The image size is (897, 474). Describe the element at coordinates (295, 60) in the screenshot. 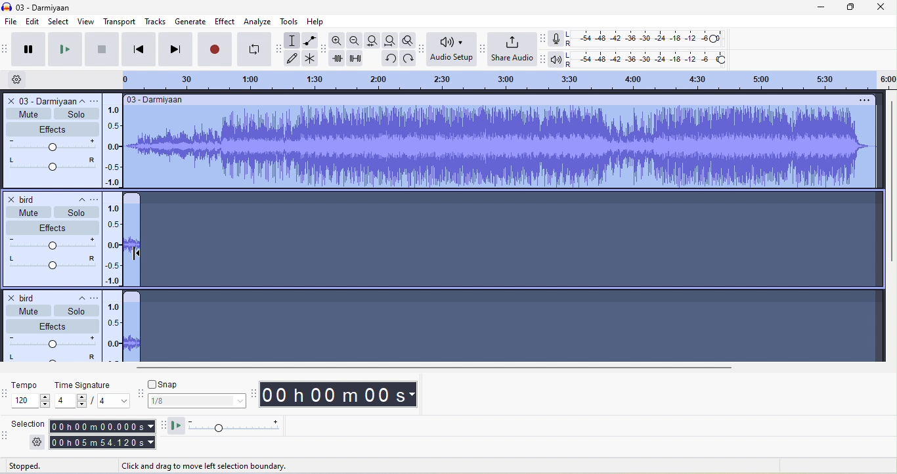

I see `draw tool` at that location.